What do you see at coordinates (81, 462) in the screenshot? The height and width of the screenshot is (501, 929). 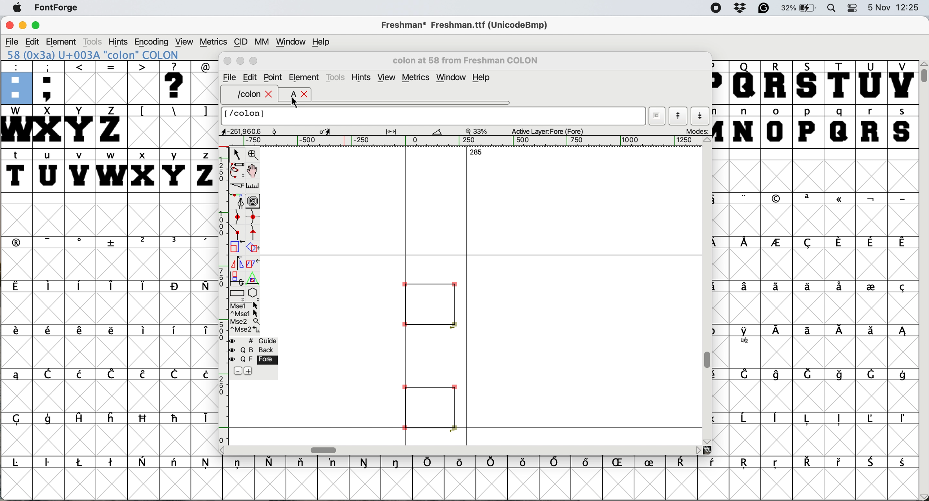 I see `symbol` at bounding box center [81, 462].